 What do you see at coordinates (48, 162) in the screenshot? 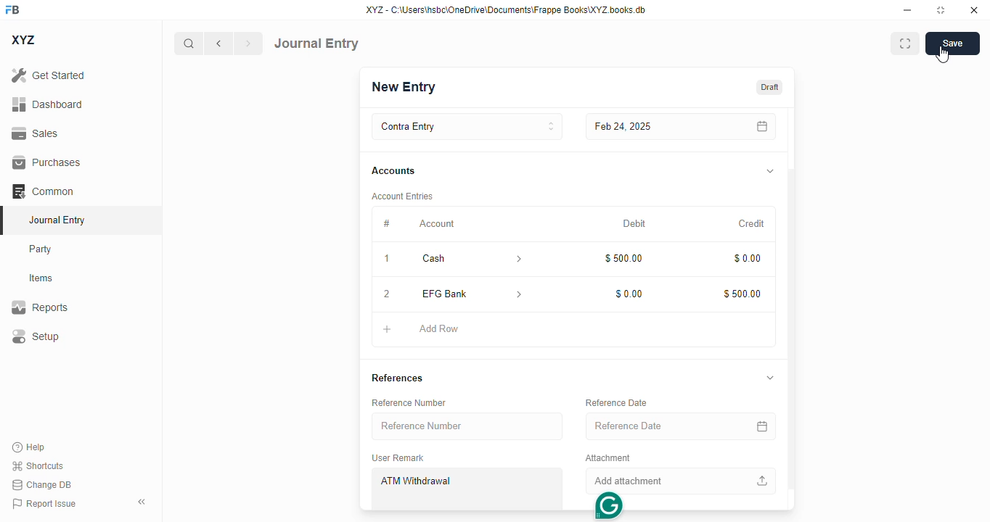
I see `purchases` at bounding box center [48, 162].